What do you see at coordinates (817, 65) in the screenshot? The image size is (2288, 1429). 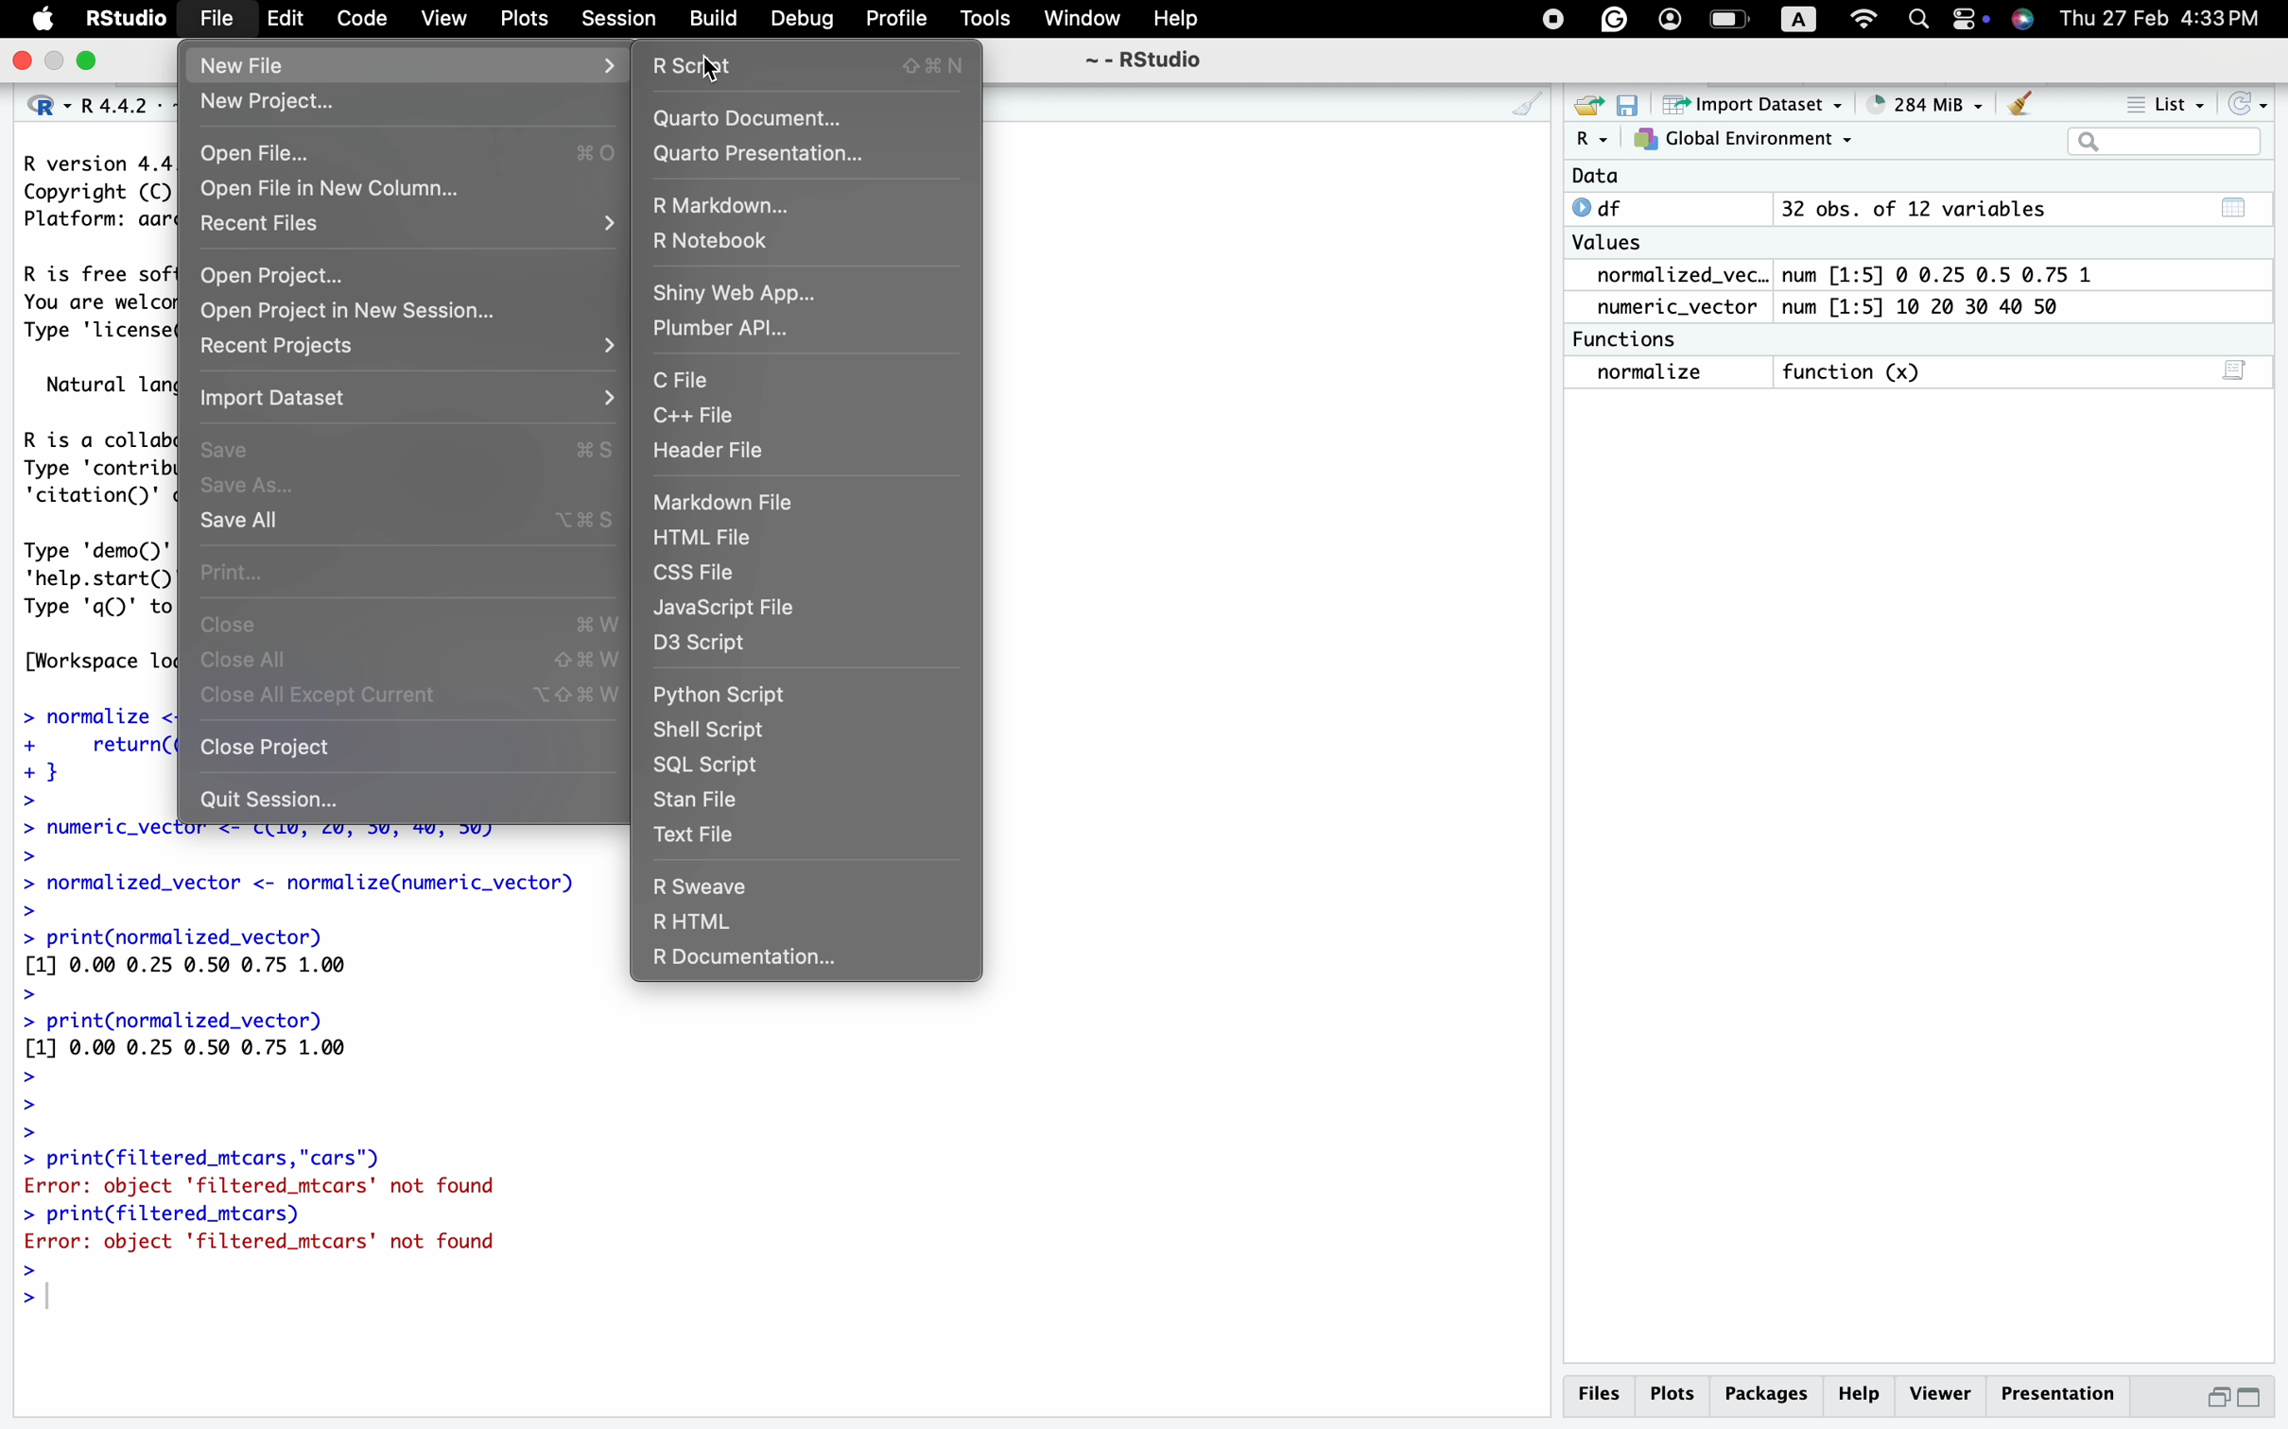 I see `R Script` at bounding box center [817, 65].